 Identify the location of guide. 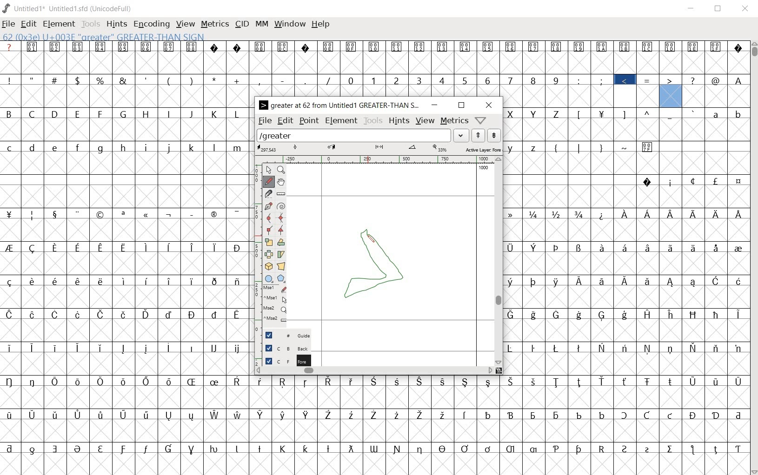
(283, 334).